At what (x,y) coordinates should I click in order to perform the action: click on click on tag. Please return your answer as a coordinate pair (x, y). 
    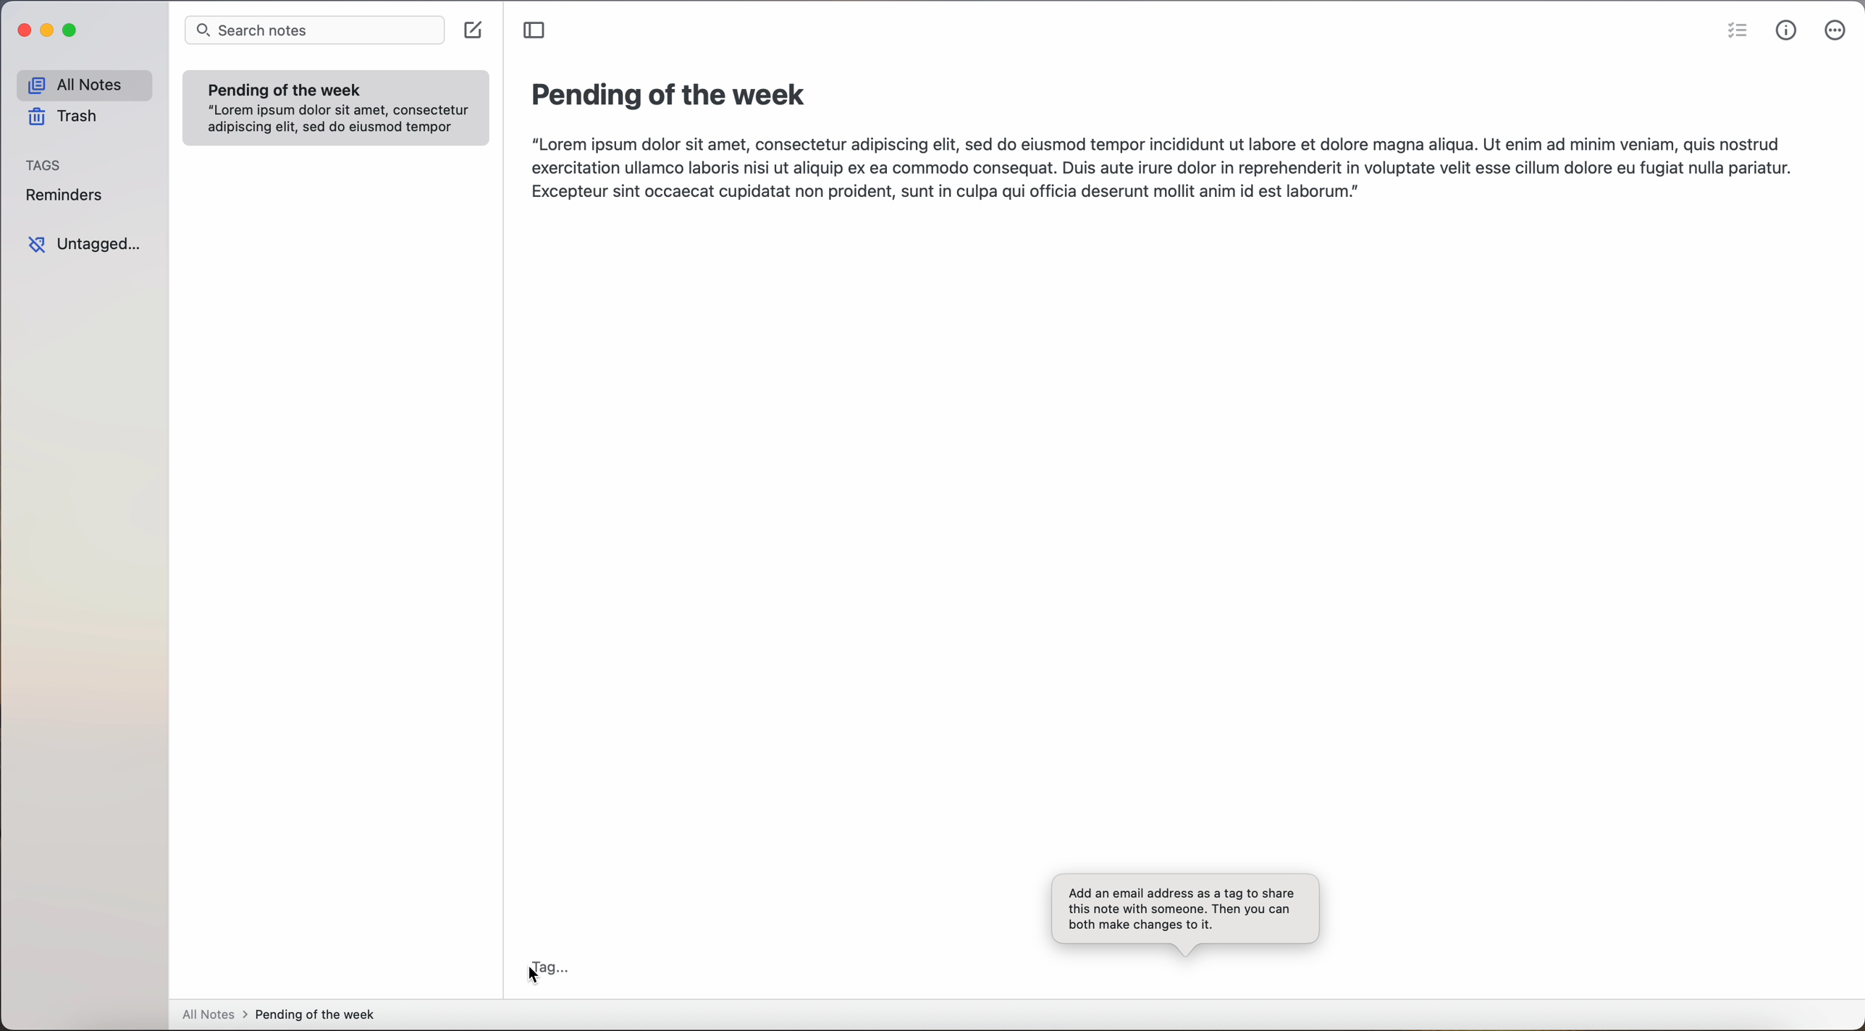
    Looking at the image, I should click on (550, 967).